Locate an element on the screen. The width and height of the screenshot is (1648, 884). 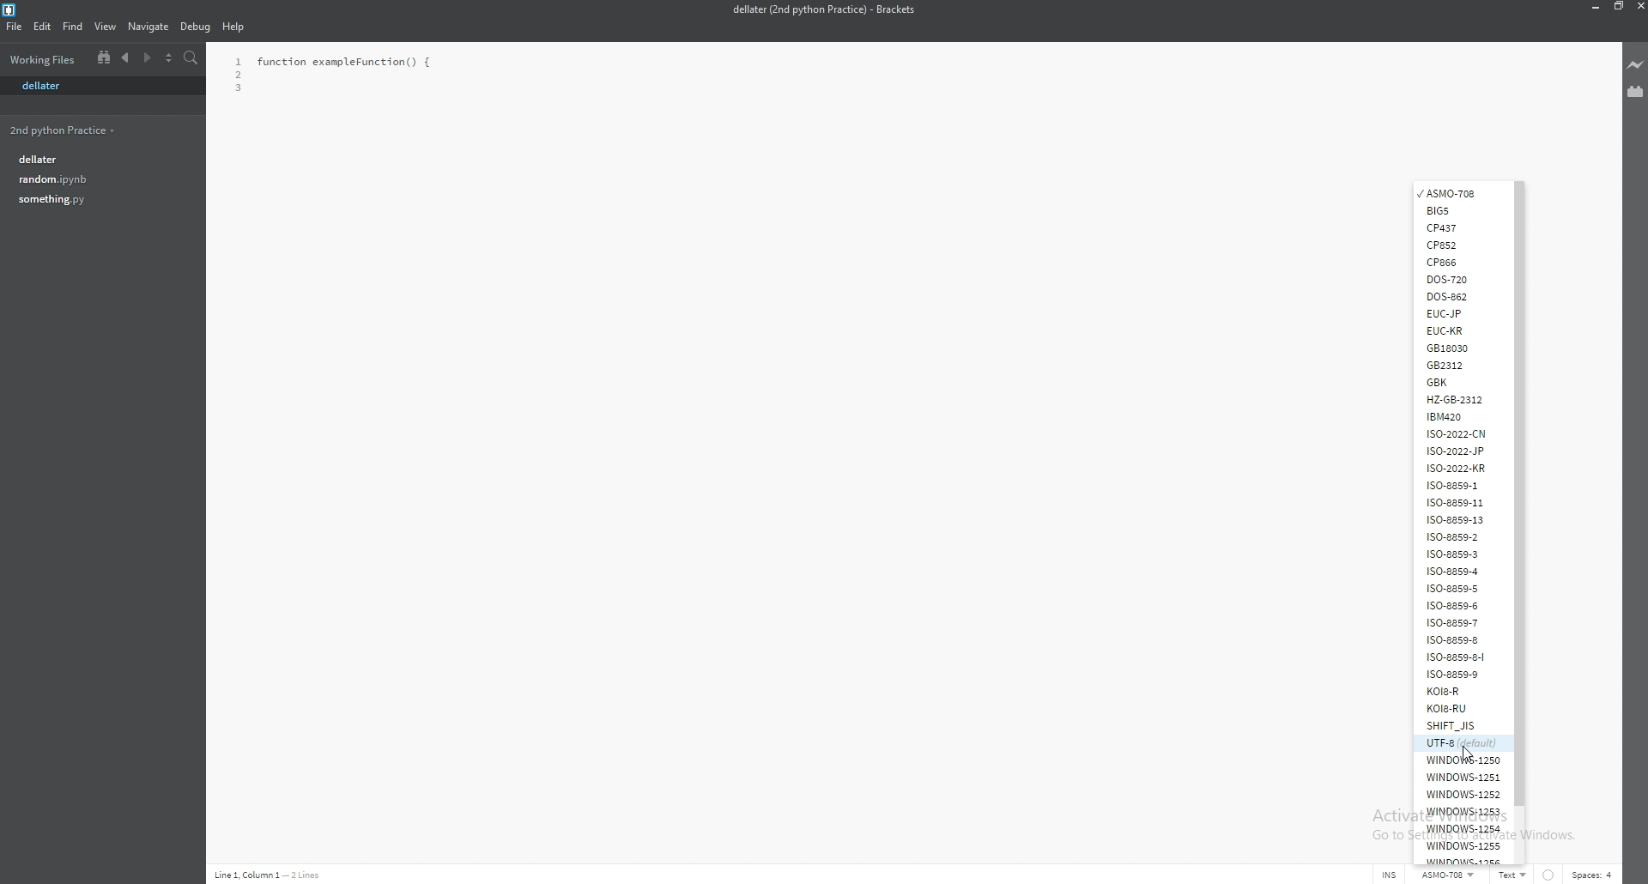
iso-2022-jp is located at coordinates (1461, 451).